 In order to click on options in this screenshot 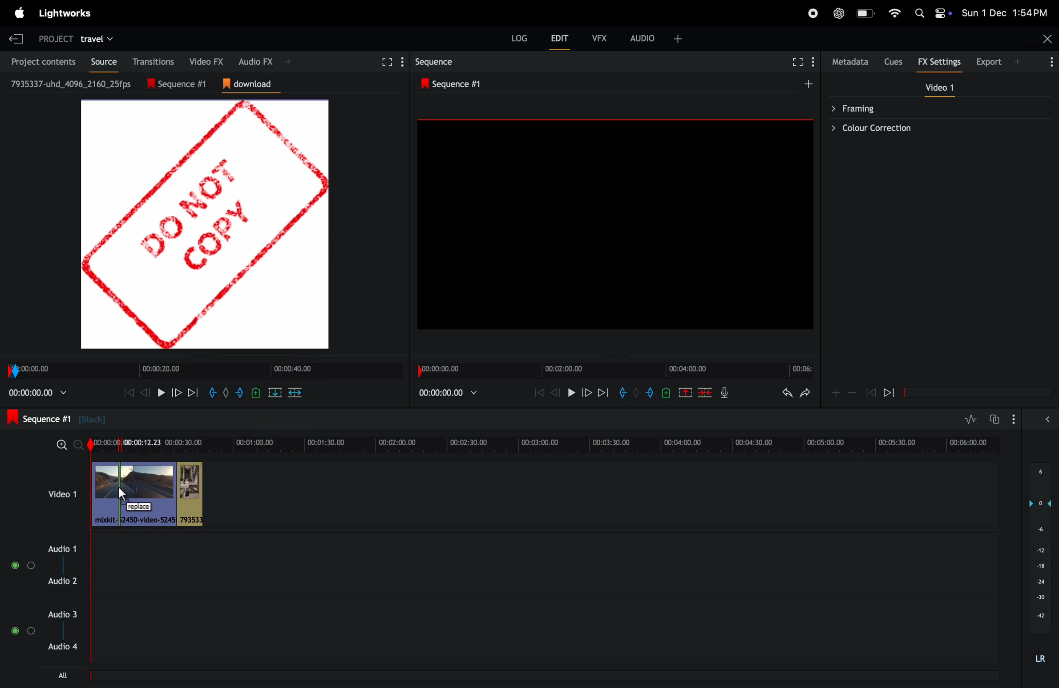, I will do `click(1014, 419)`.